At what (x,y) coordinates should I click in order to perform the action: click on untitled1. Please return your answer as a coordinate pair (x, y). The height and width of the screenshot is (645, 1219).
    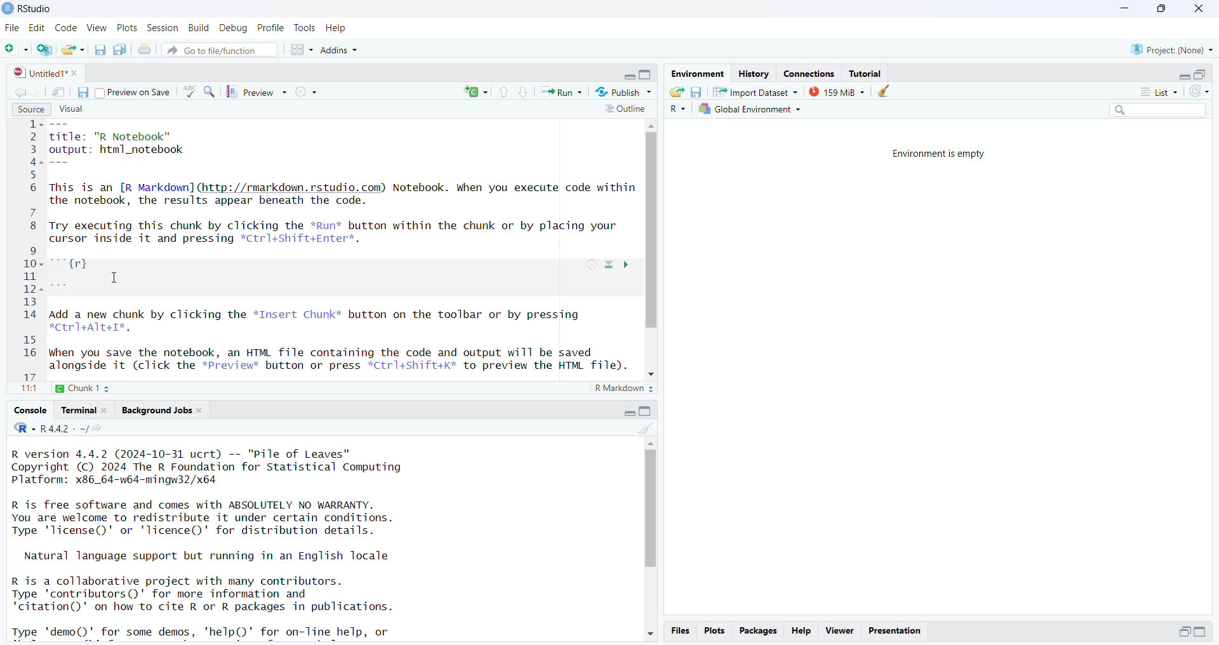
    Looking at the image, I should click on (46, 73).